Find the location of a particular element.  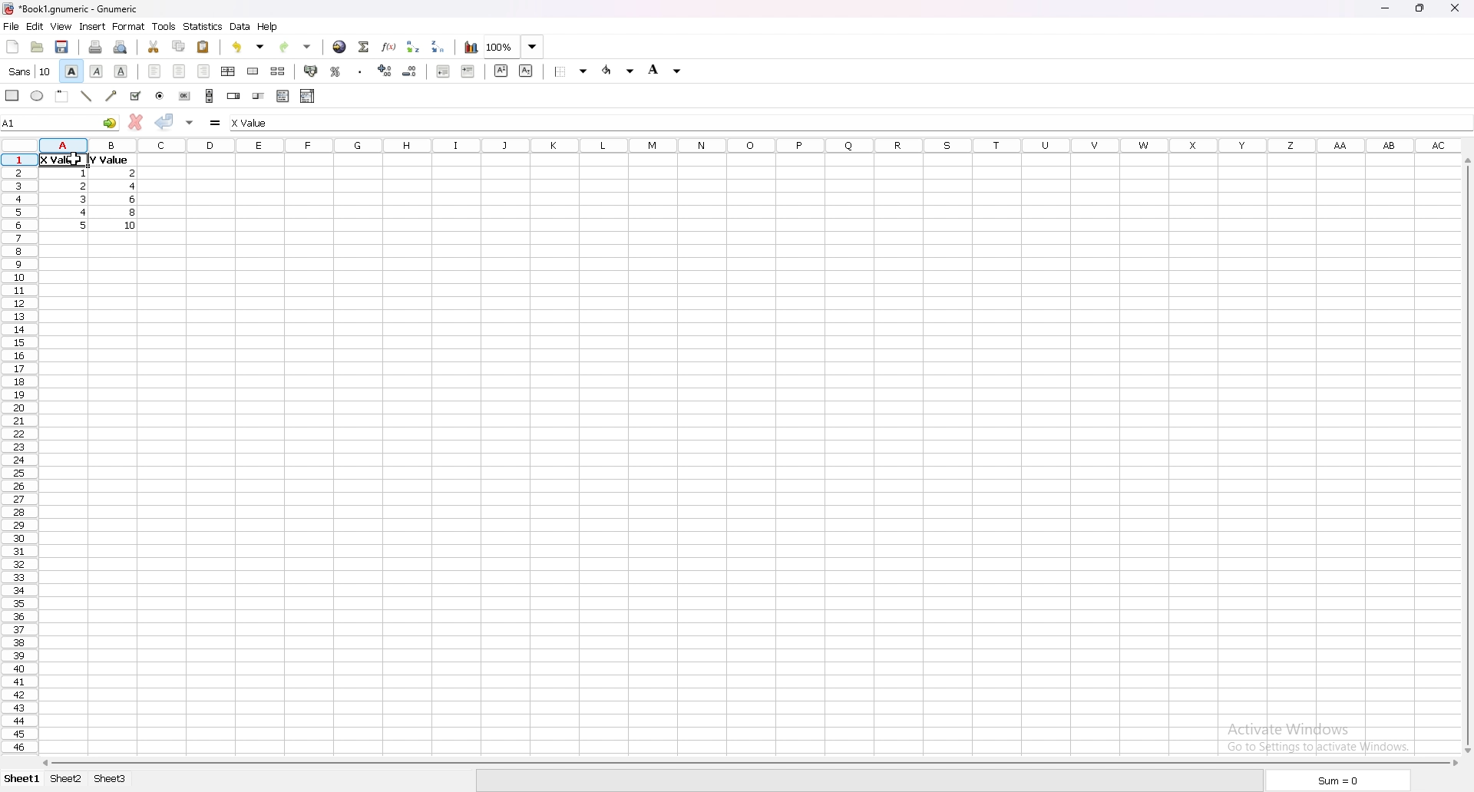

redo is located at coordinates (297, 47).